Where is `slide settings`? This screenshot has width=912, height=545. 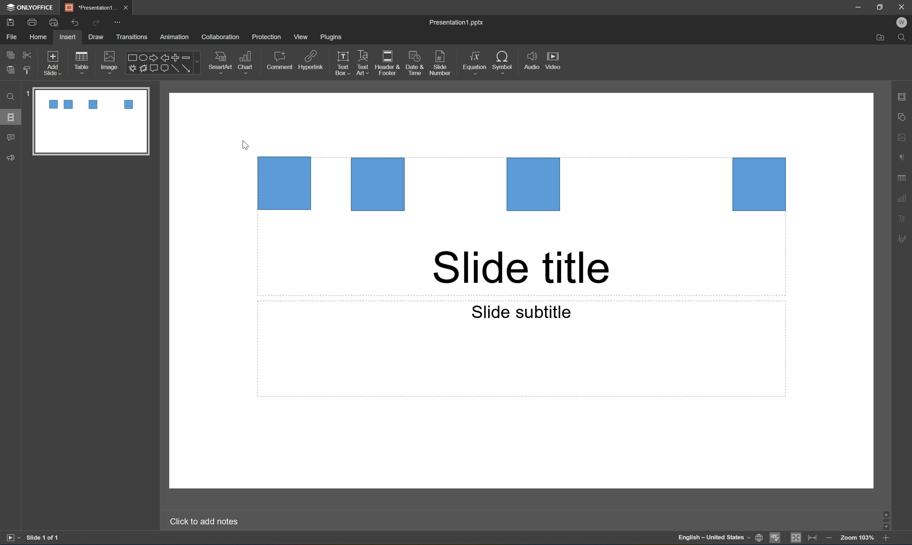 slide settings is located at coordinates (905, 97).